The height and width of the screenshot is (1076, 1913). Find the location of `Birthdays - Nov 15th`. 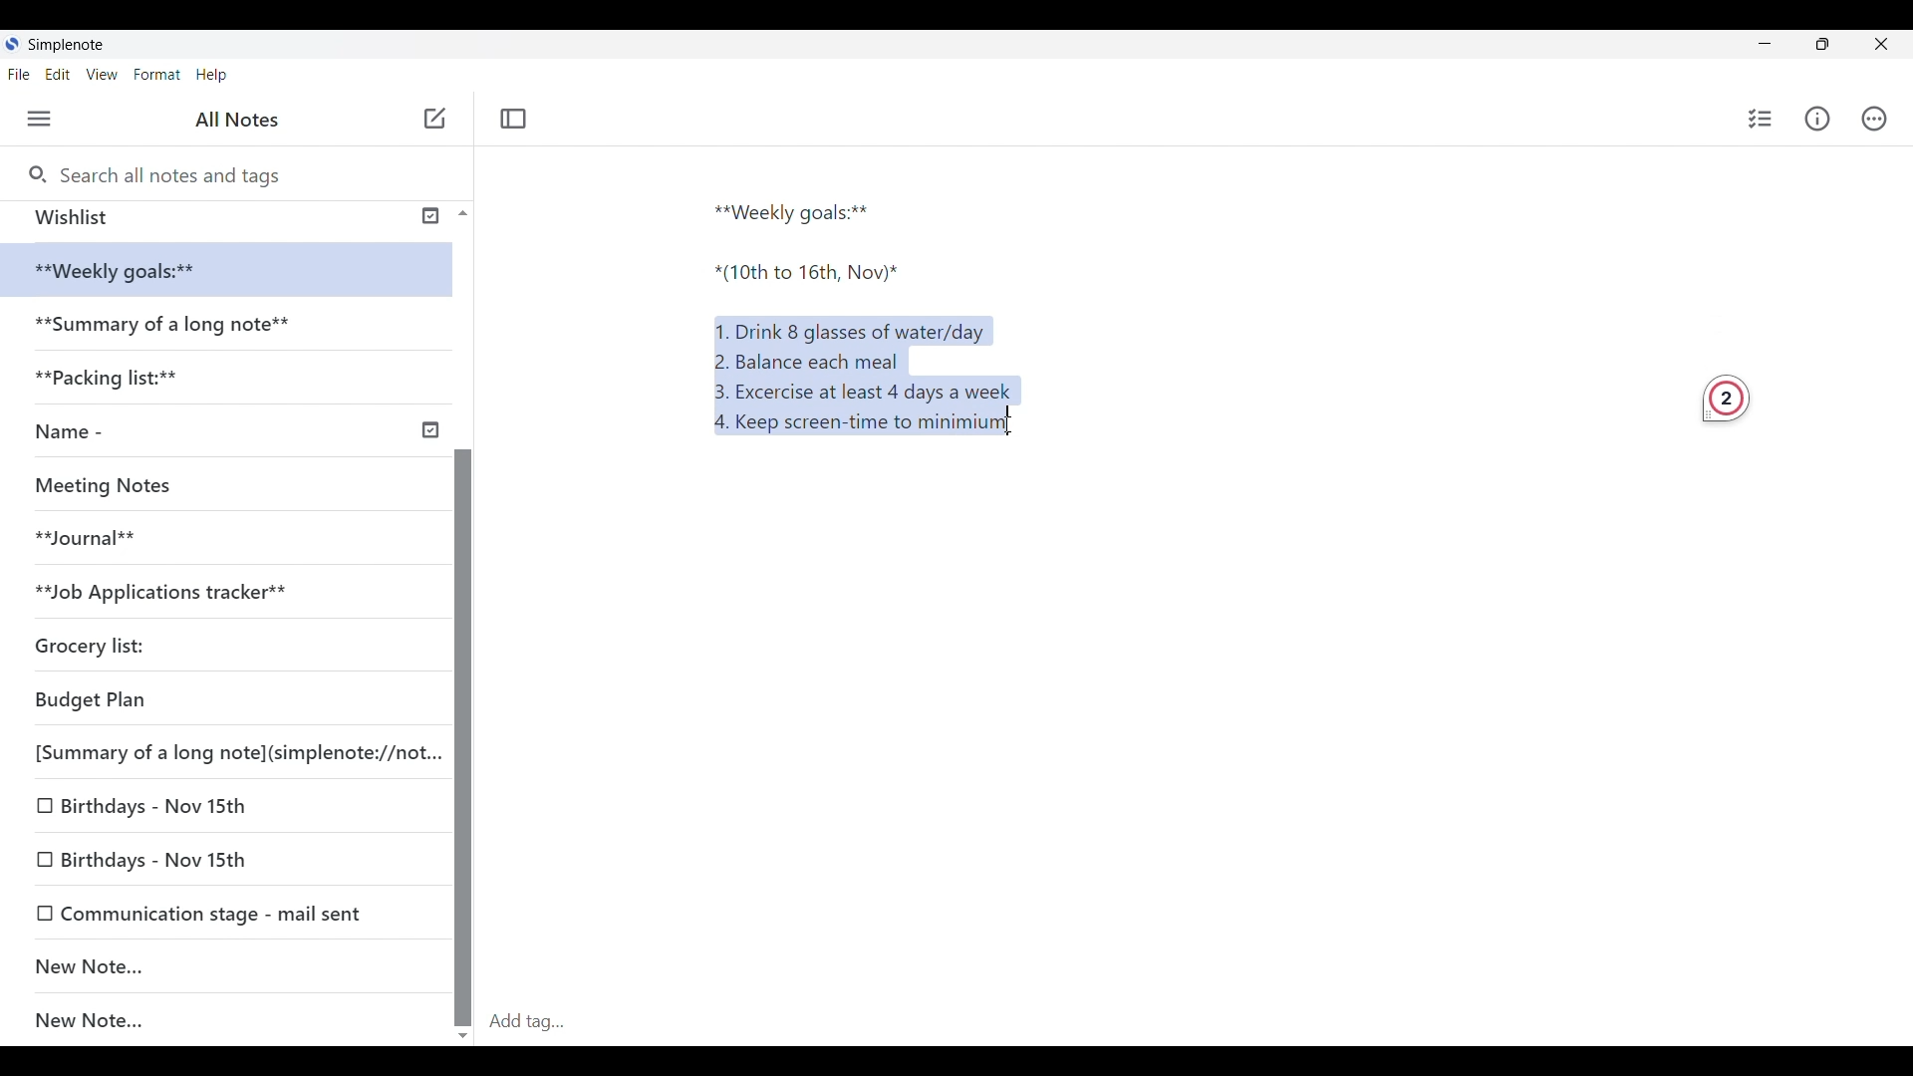

Birthdays - Nov 15th is located at coordinates (216, 855).